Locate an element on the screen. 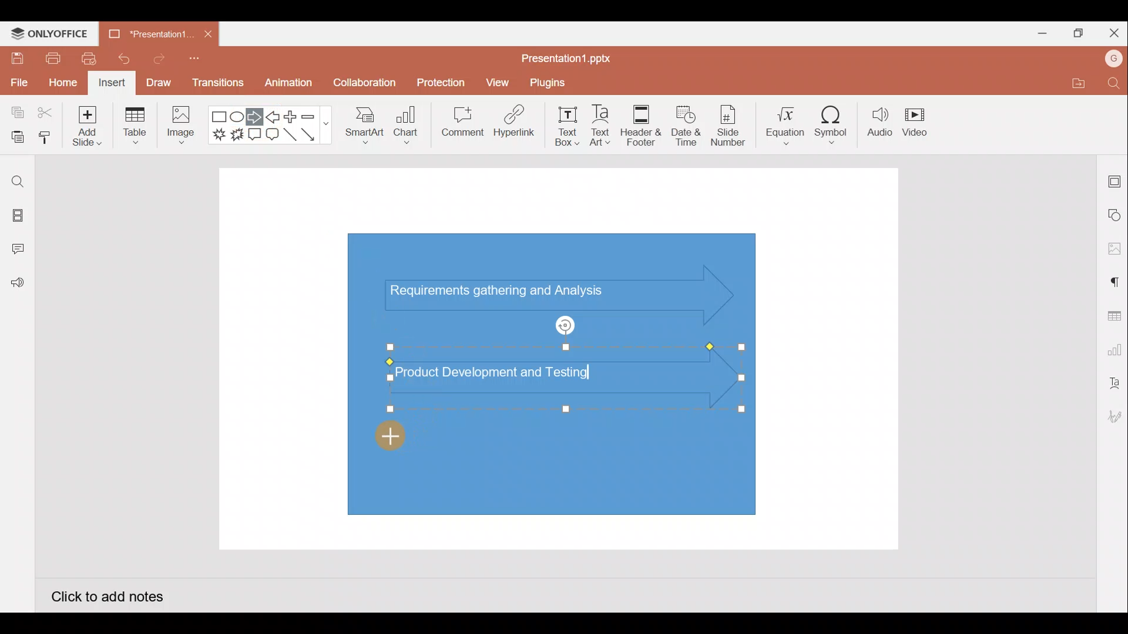 The width and height of the screenshot is (1128, 634). Insert is located at coordinates (112, 83).